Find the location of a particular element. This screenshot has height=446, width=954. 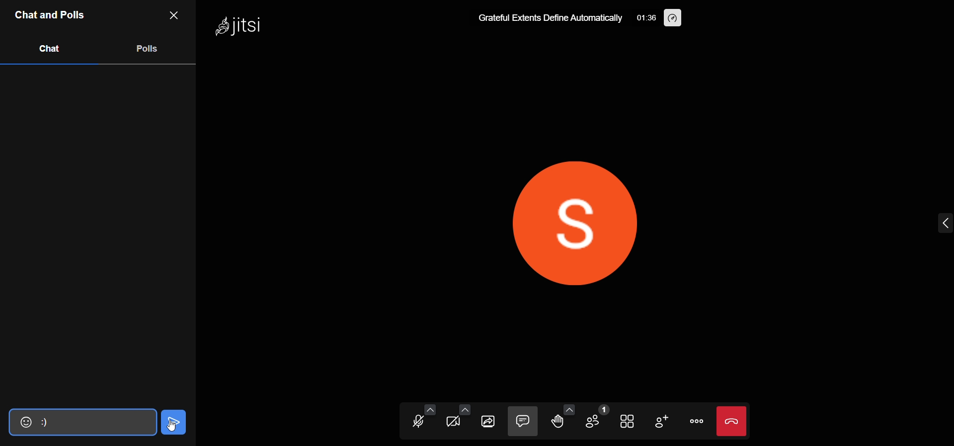

invite people is located at coordinates (663, 422).